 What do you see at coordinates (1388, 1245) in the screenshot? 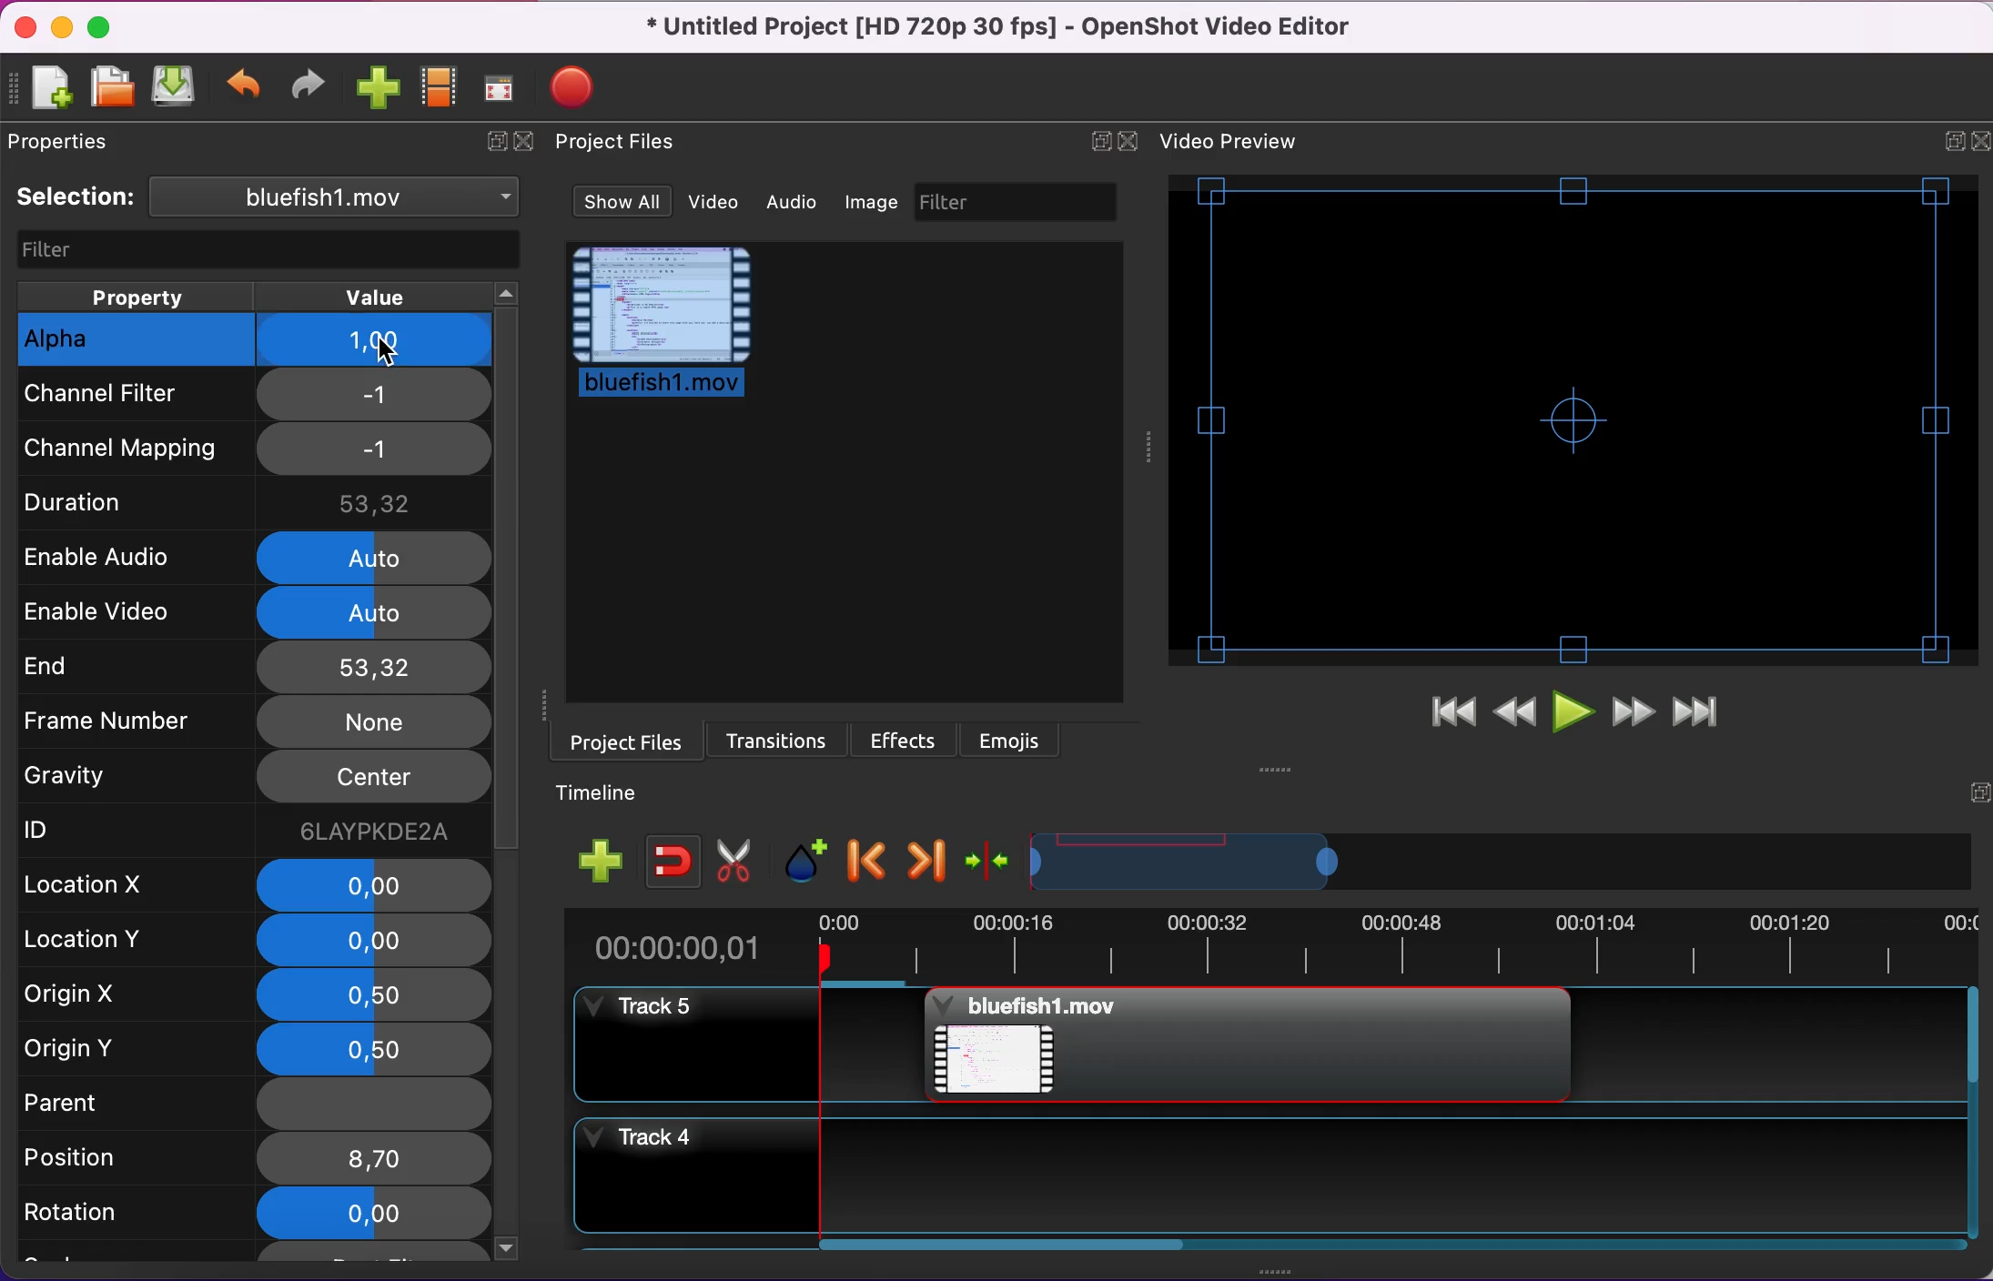
I see `Horizontal slide bar` at bounding box center [1388, 1245].